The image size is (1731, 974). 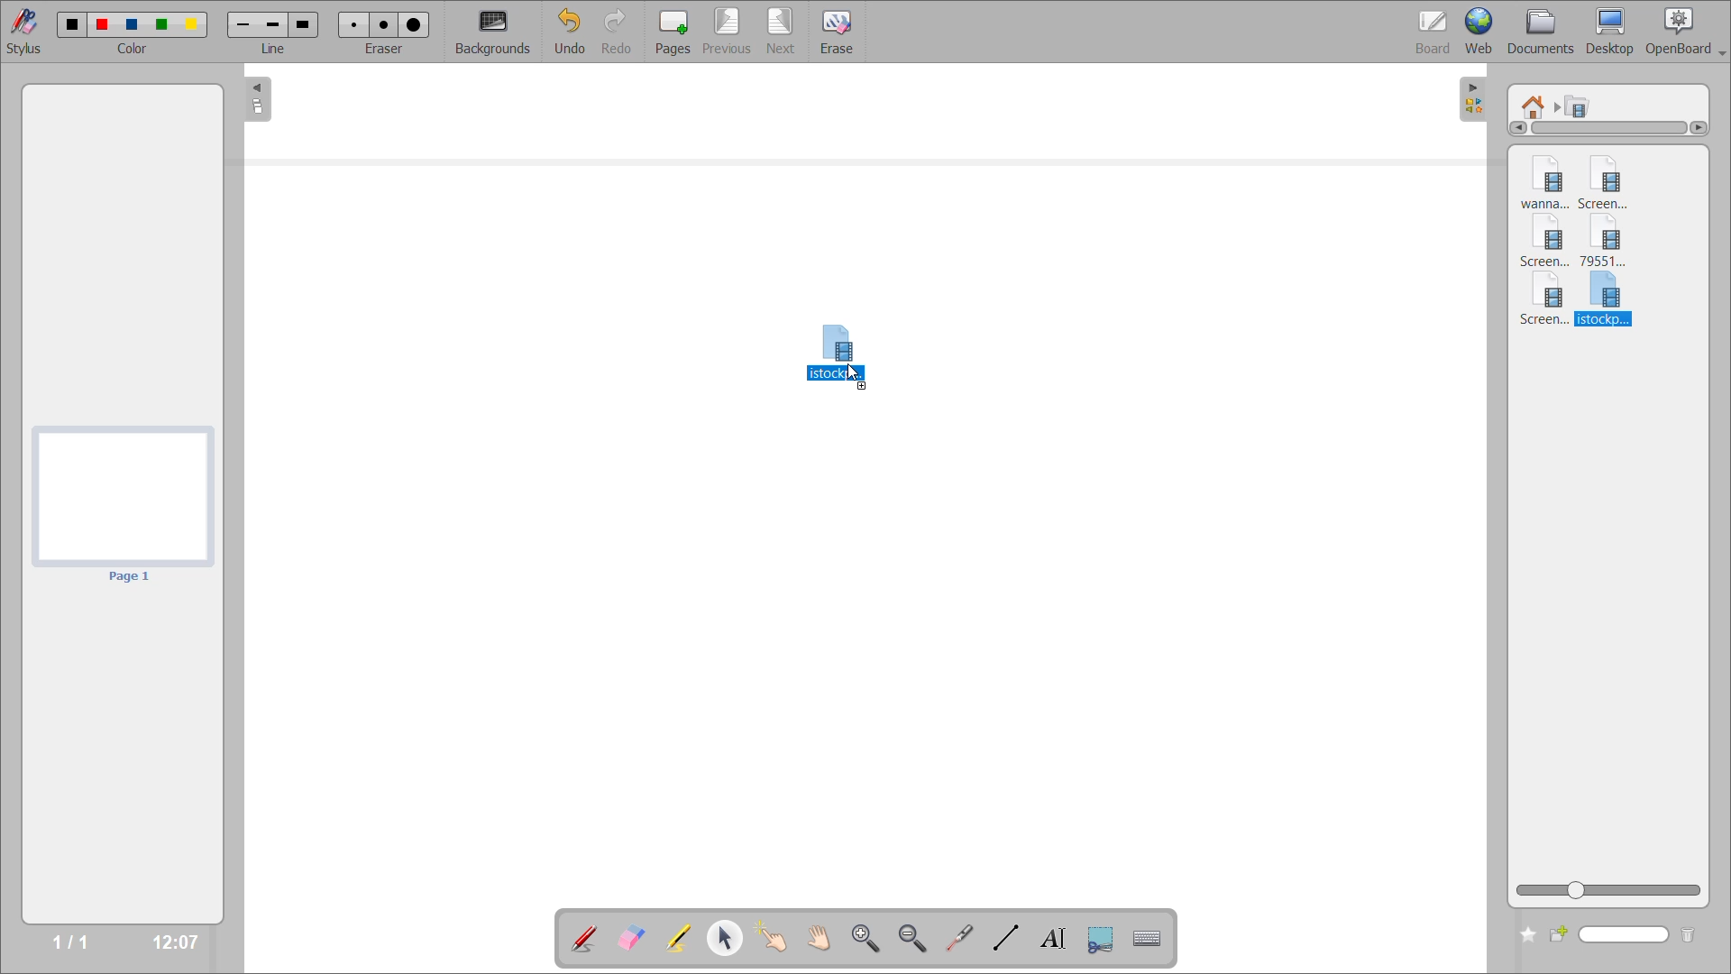 I want to click on stylus, so click(x=28, y=32).